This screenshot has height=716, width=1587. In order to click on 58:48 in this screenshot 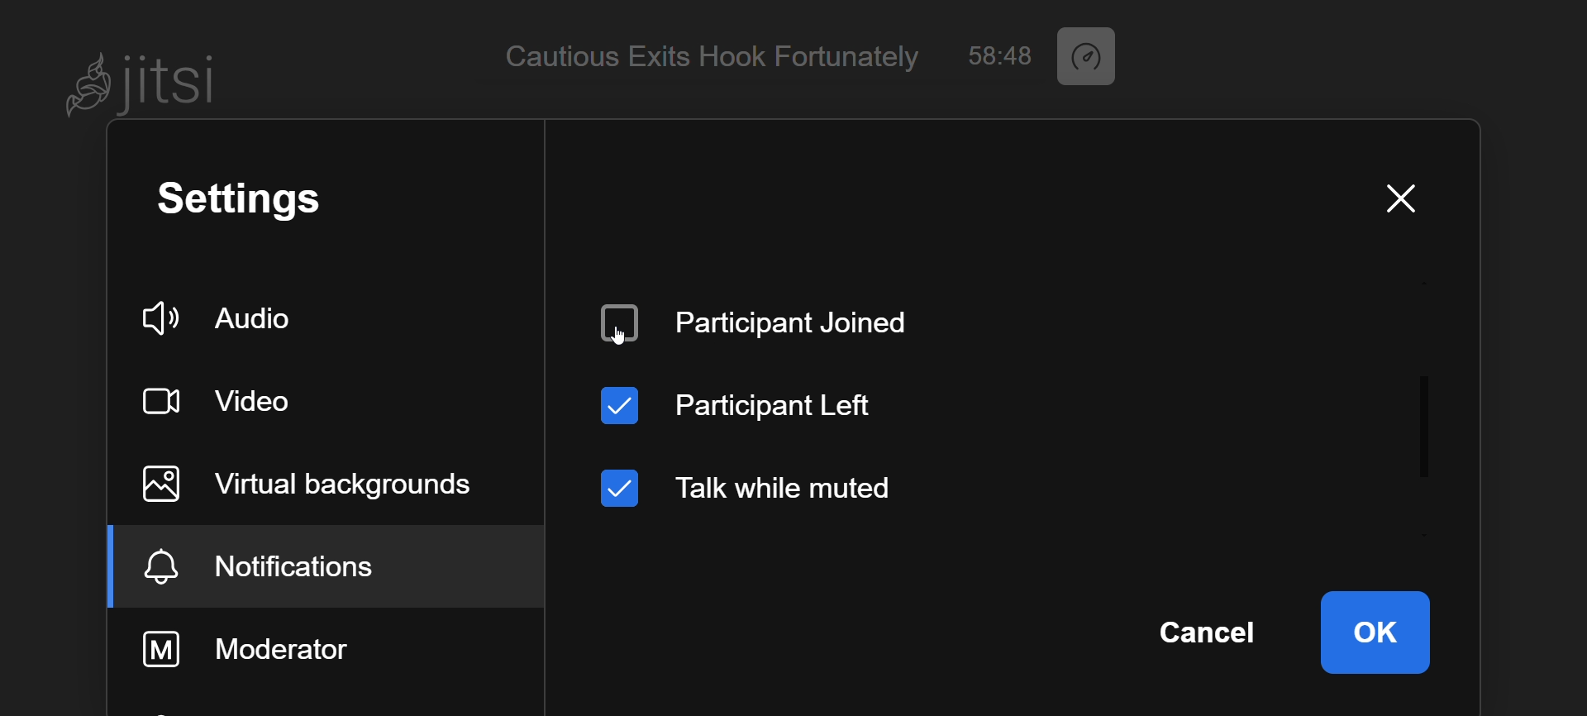, I will do `click(989, 53)`.